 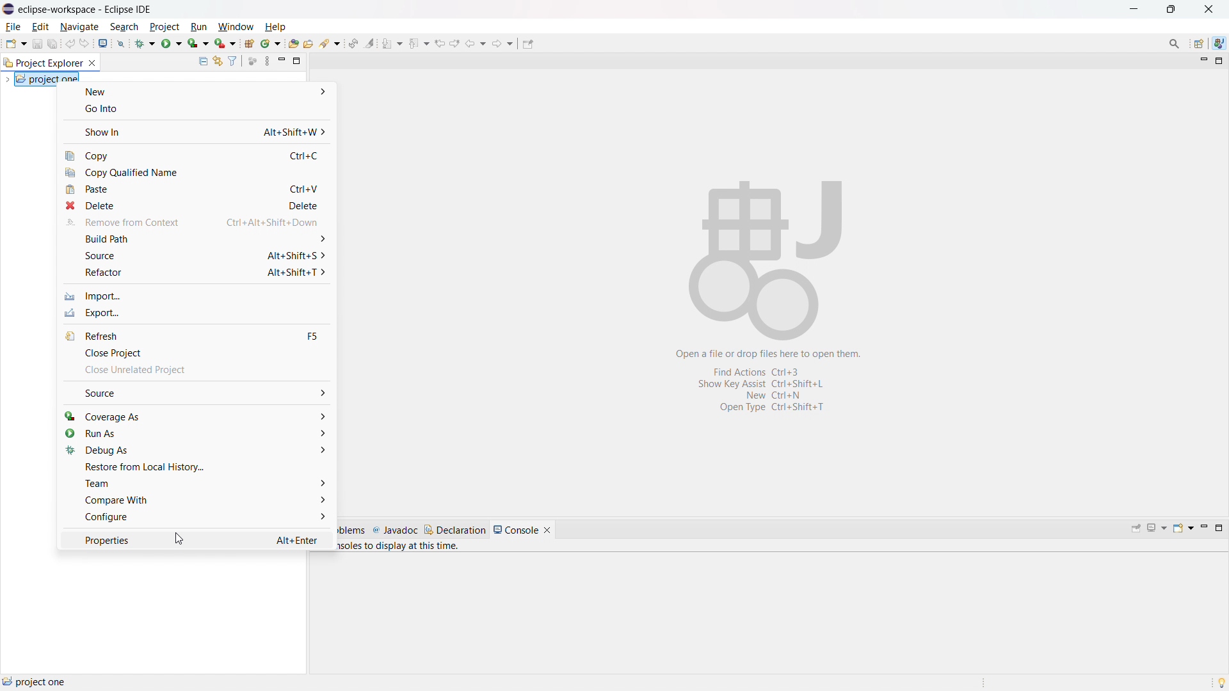 I want to click on debug, so click(x=145, y=42).